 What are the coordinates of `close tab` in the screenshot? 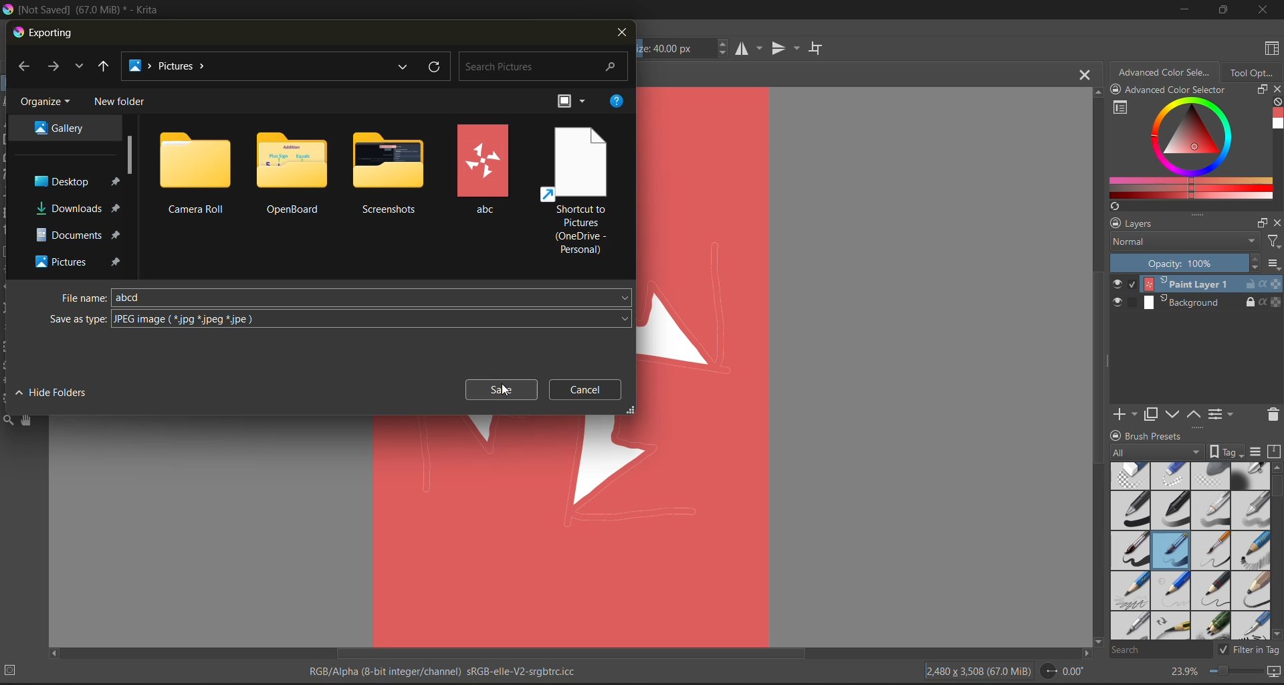 It's located at (1081, 78).